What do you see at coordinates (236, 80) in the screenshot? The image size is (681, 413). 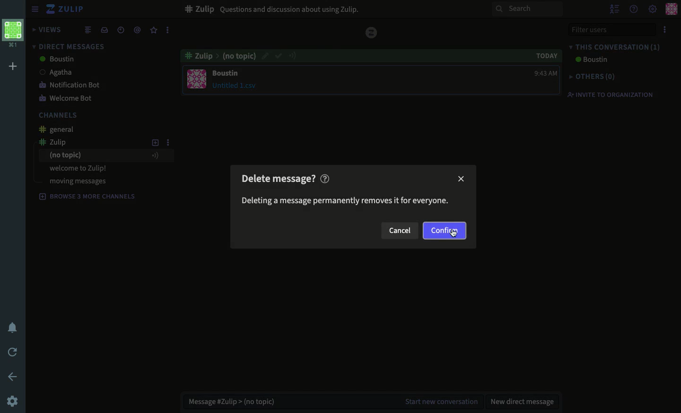 I see `message ` at bounding box center [236, 80].